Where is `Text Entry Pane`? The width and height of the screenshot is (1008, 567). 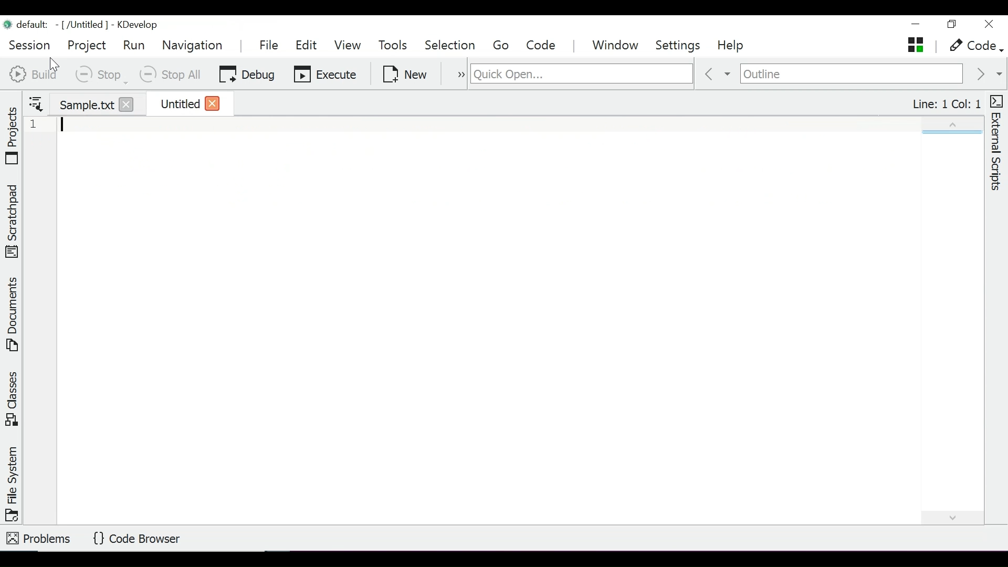 Text Entry Pane is located at coordinates (503, 320).